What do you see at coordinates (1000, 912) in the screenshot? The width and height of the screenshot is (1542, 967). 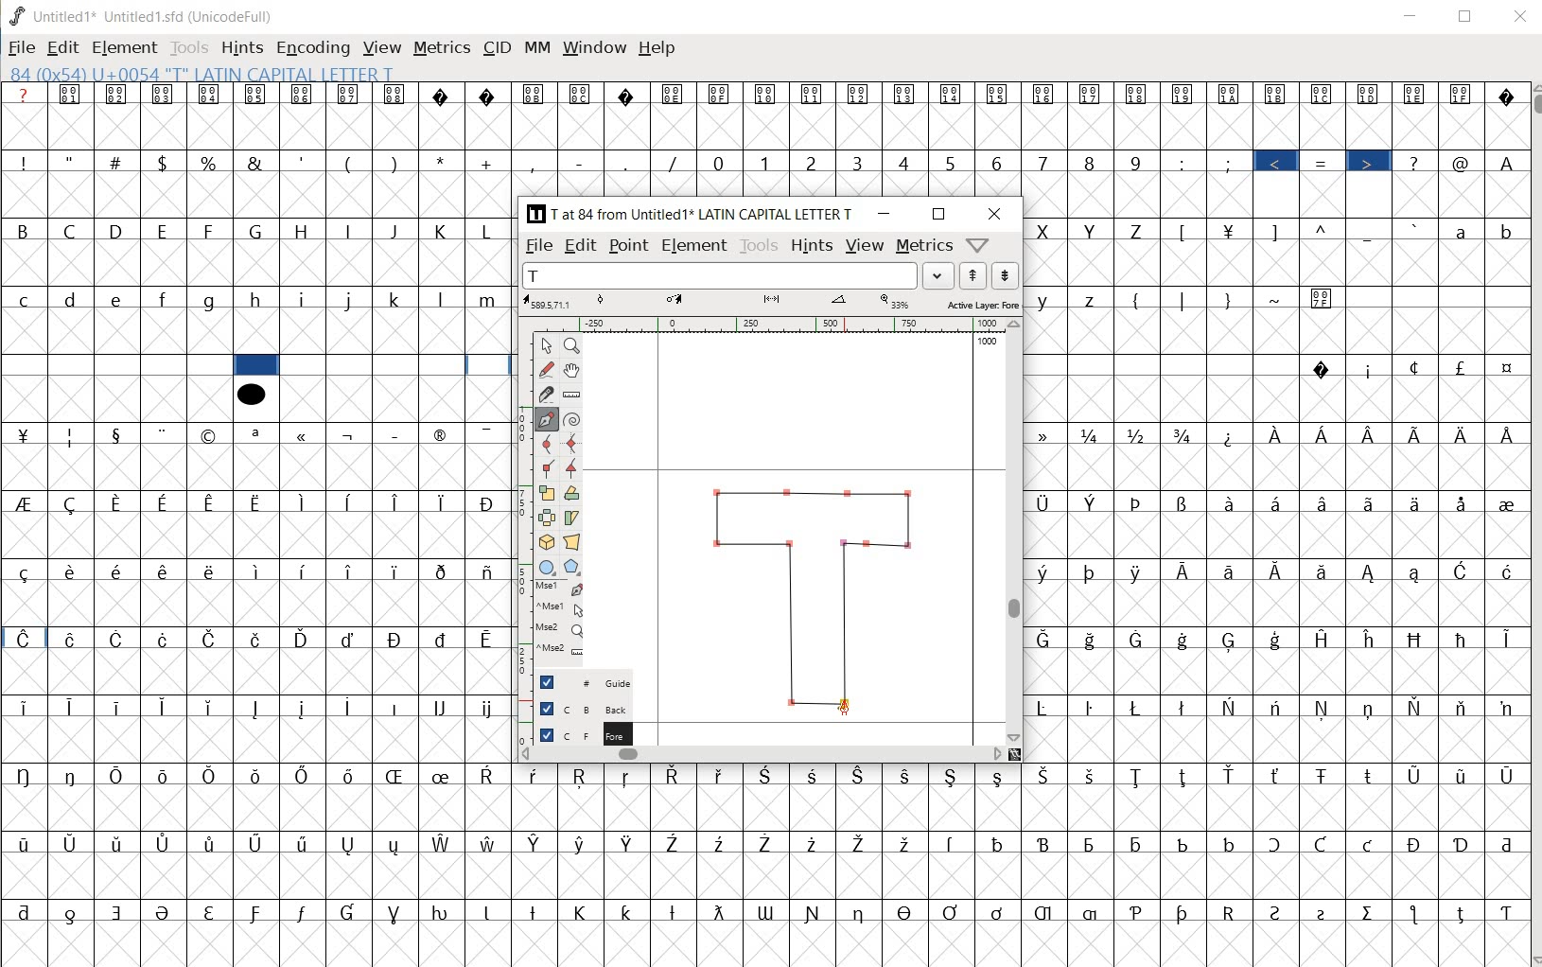 I see `Symbol` at bounding box center [1000, 912].